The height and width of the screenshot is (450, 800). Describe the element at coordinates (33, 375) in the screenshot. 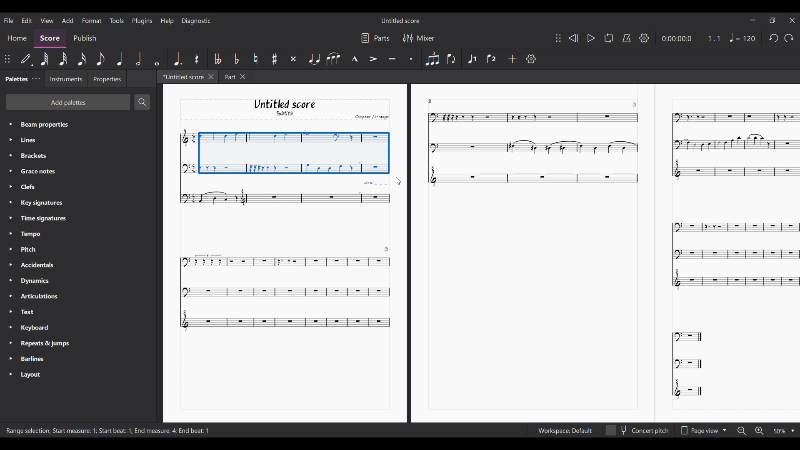

I see `Layout` at that location.